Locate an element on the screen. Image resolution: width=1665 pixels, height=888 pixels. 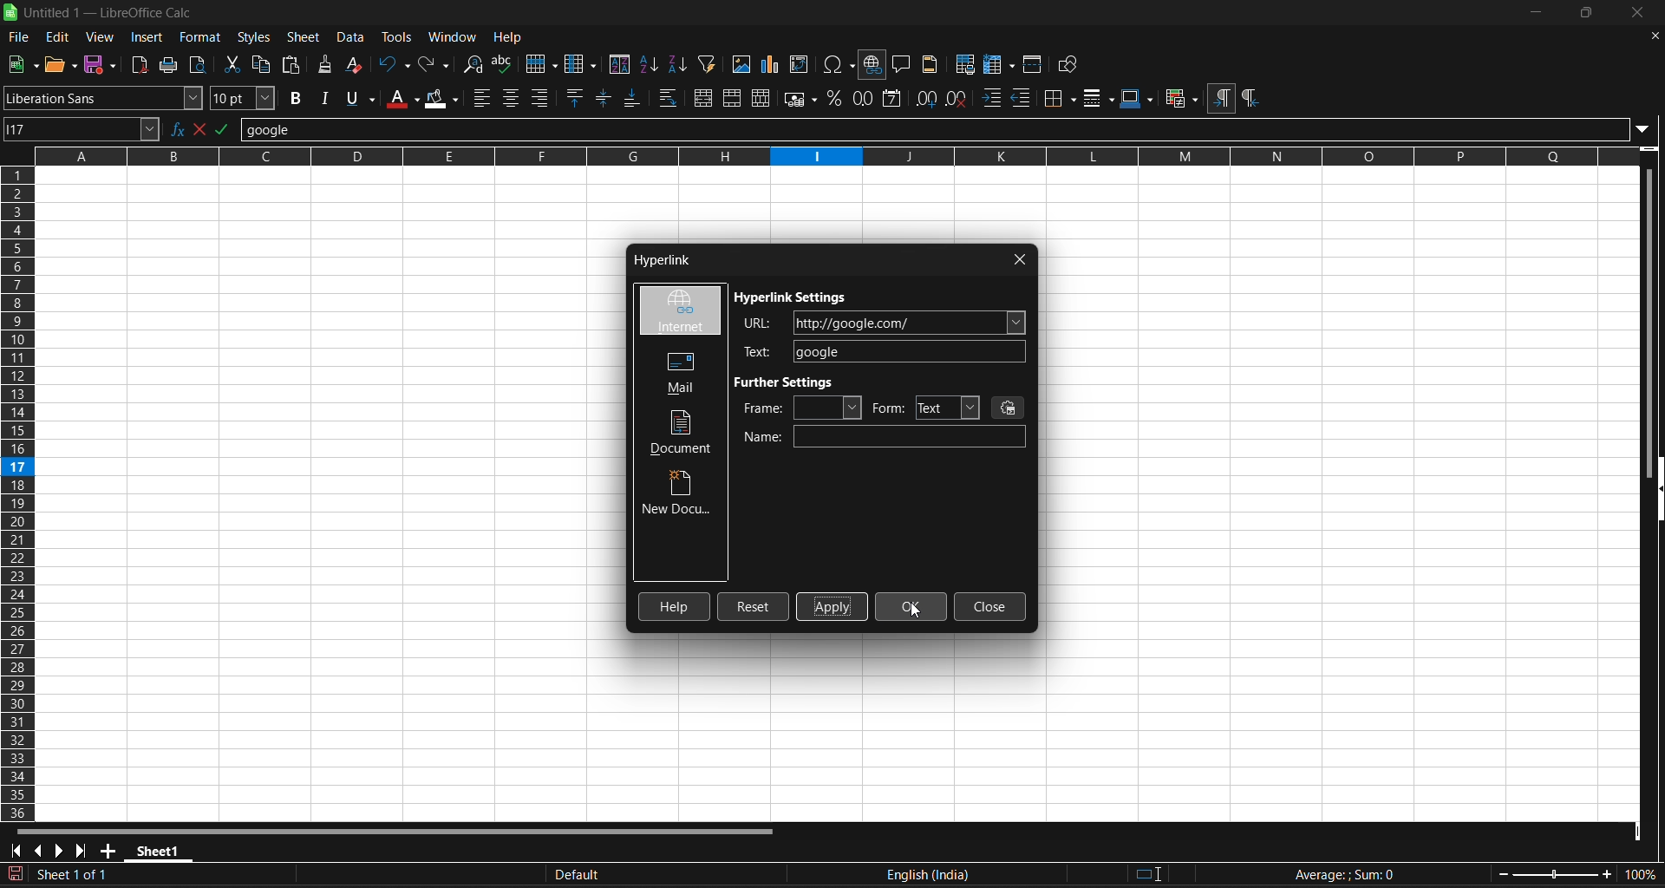
sort ascending is located at coordinates (650, 64).